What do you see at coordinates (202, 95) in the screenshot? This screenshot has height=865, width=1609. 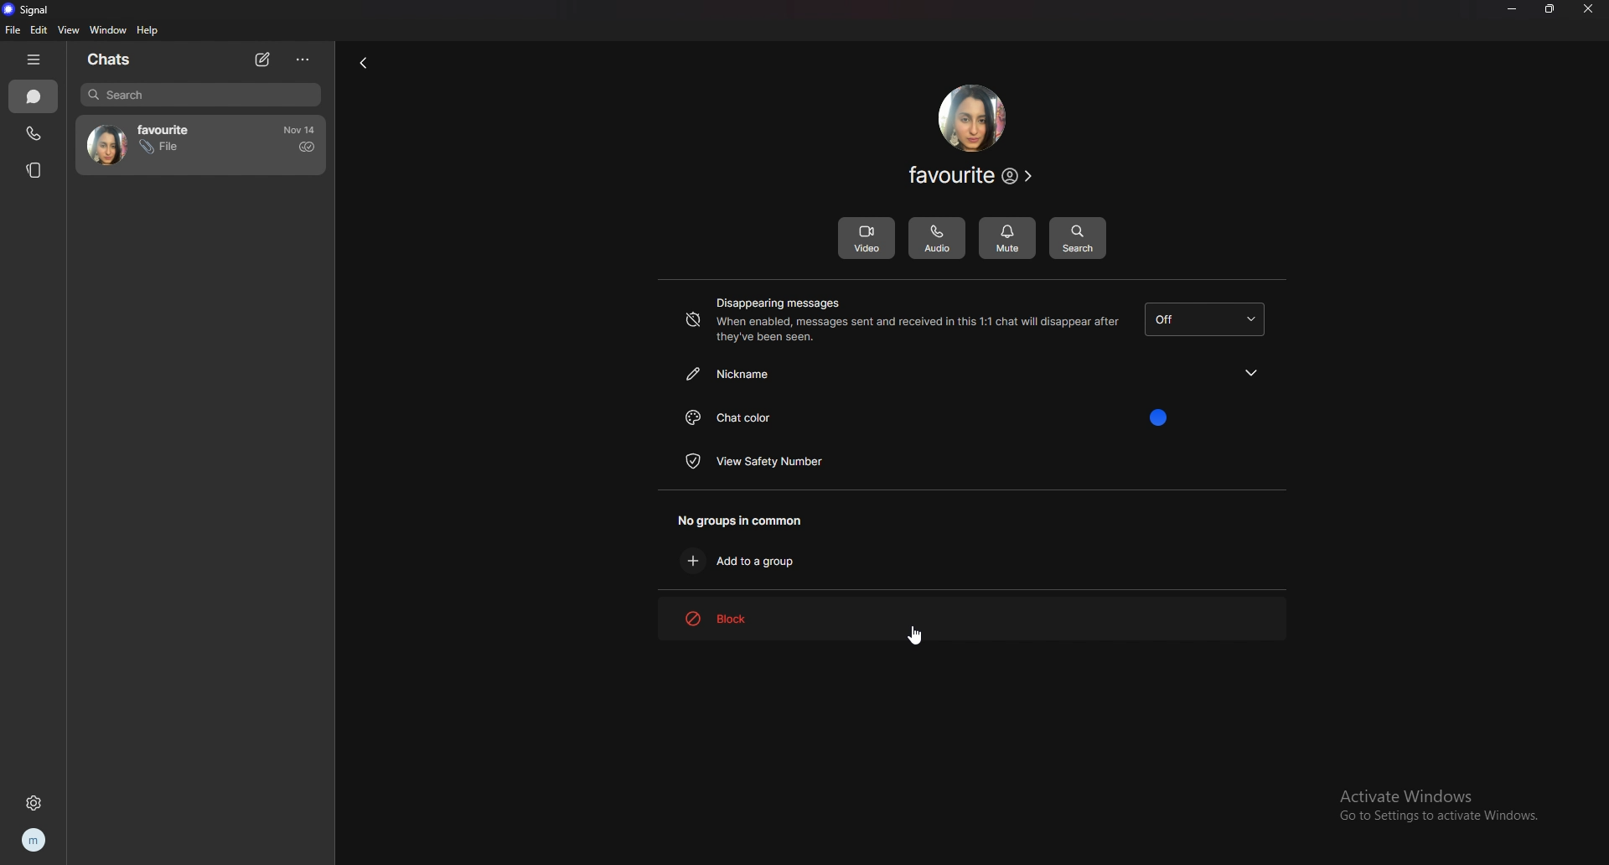 I see `search` at bounding box center [202, 95].